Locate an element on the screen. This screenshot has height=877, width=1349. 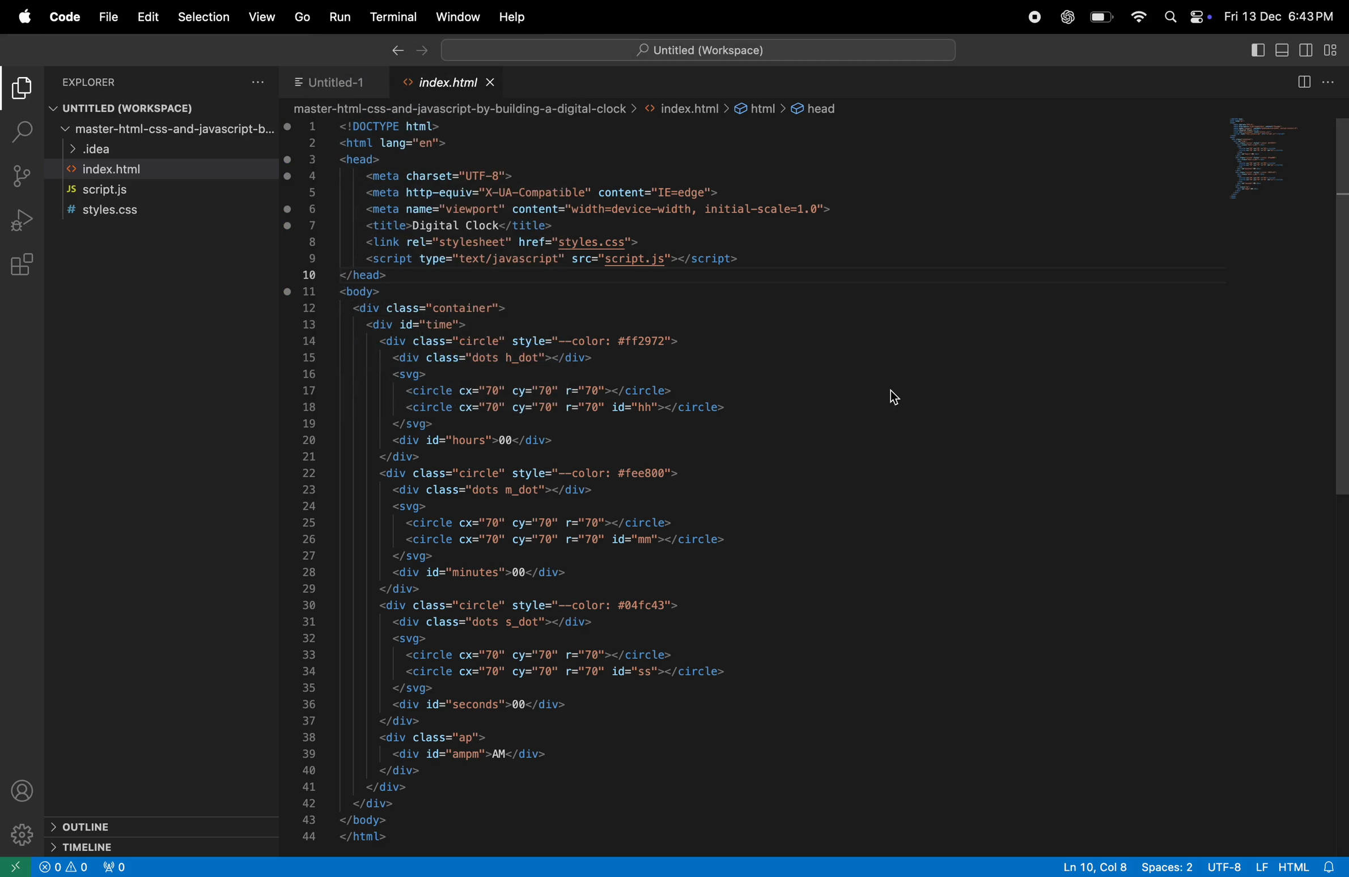
extensions is located at coordinates (20, 267).